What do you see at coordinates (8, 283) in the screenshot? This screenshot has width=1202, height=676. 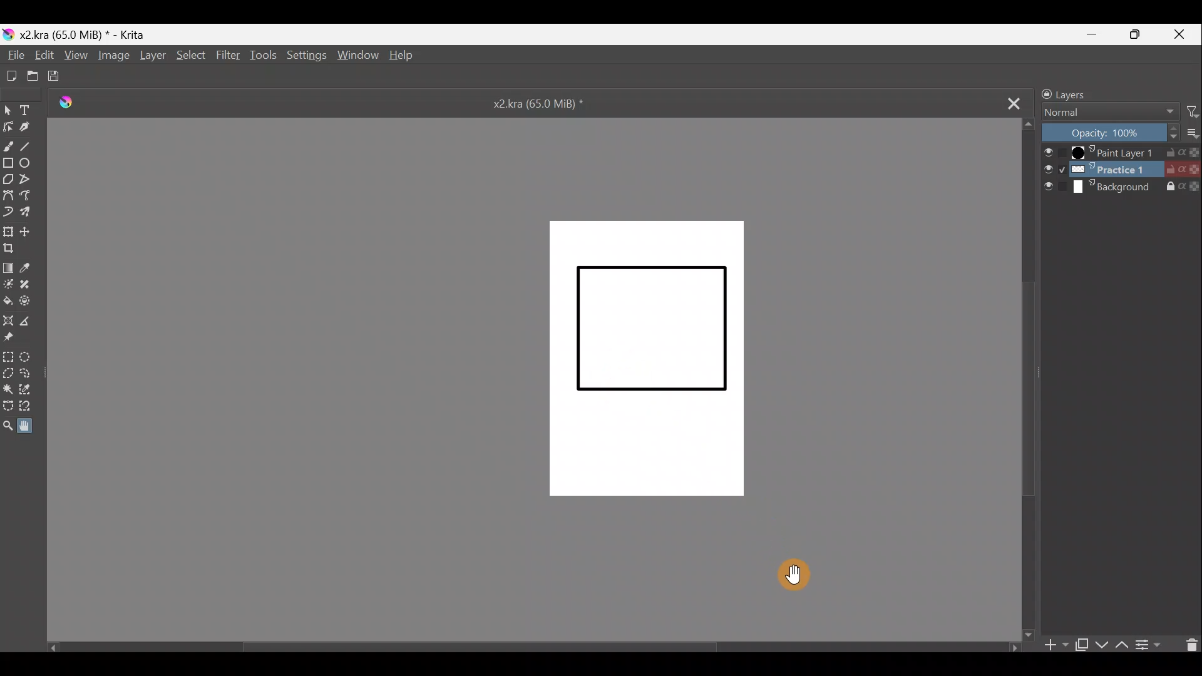 I see `Colourise mask tool` at bounding box center [8, 283].